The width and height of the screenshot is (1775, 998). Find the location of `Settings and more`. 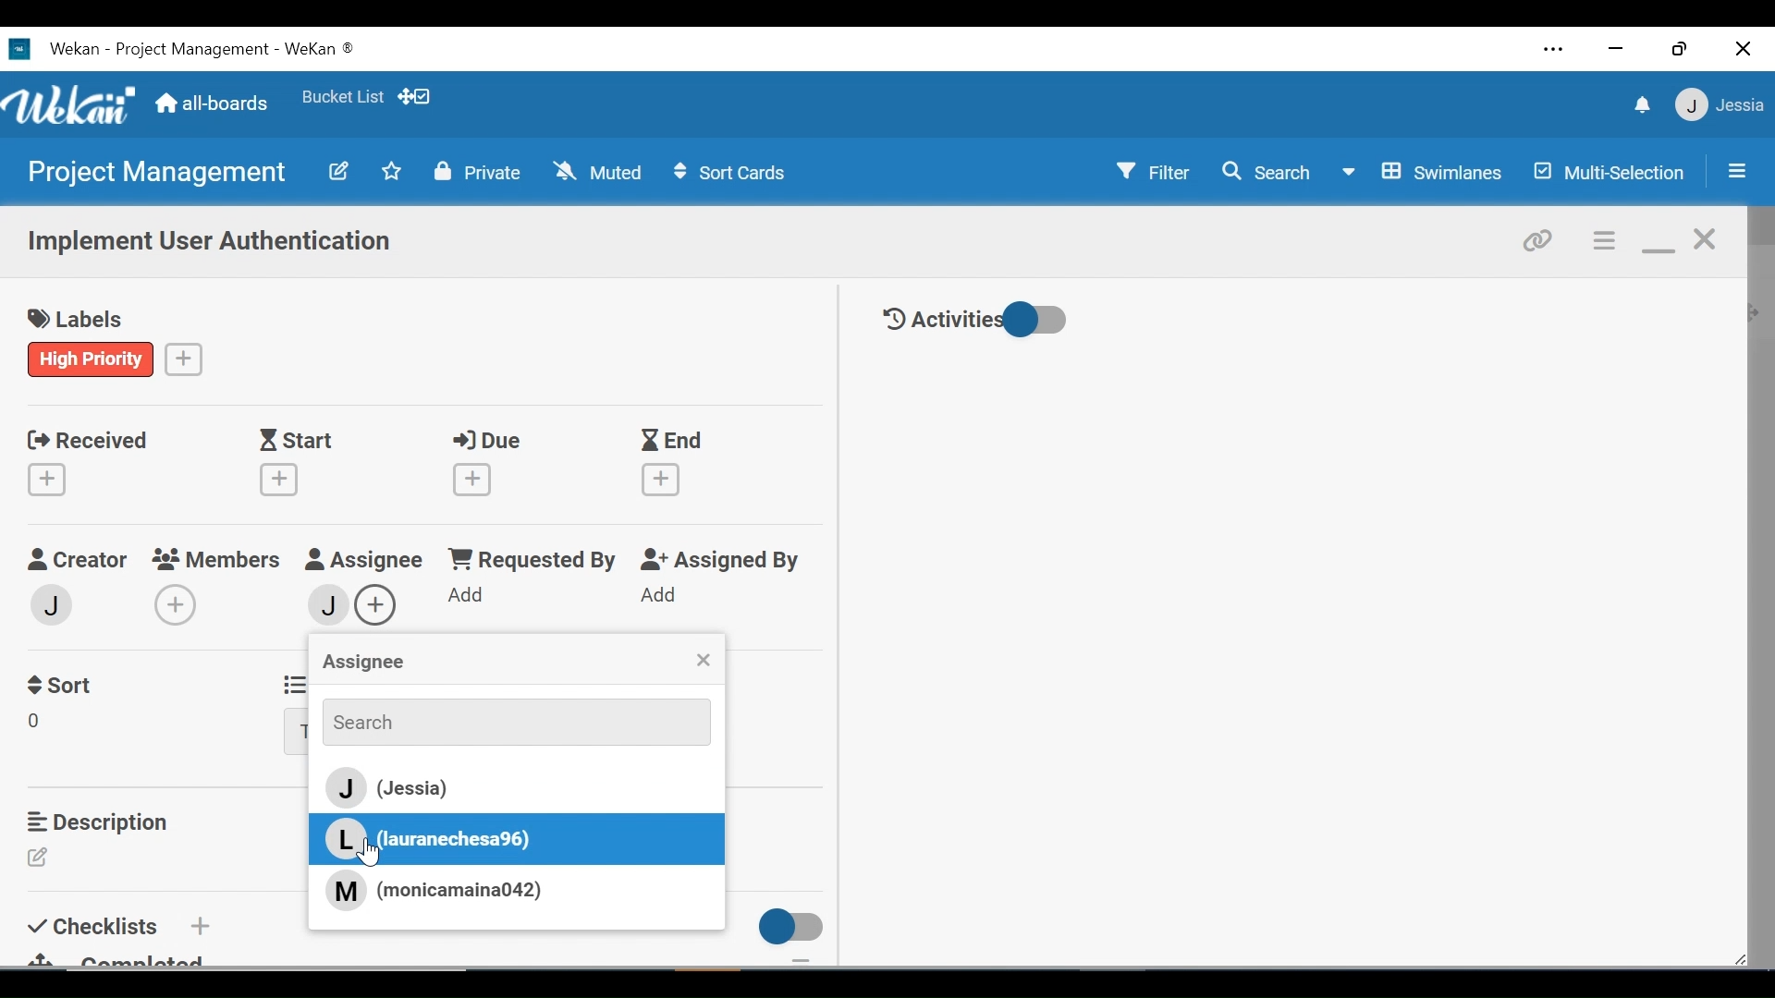

Settings and more is located at coordinates (1555, 52).